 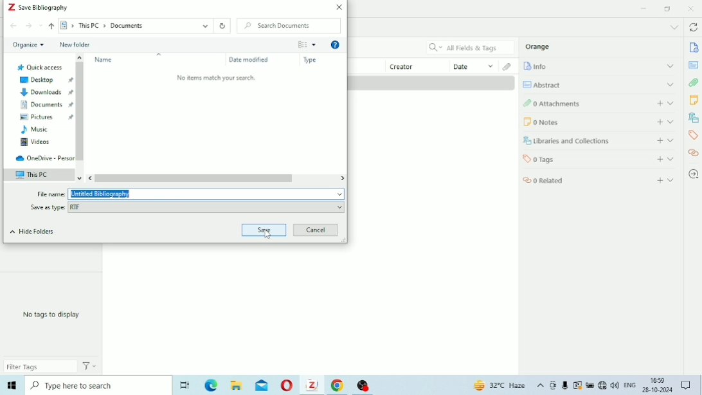 I want to click on RTF, so click(x=208, y=207).